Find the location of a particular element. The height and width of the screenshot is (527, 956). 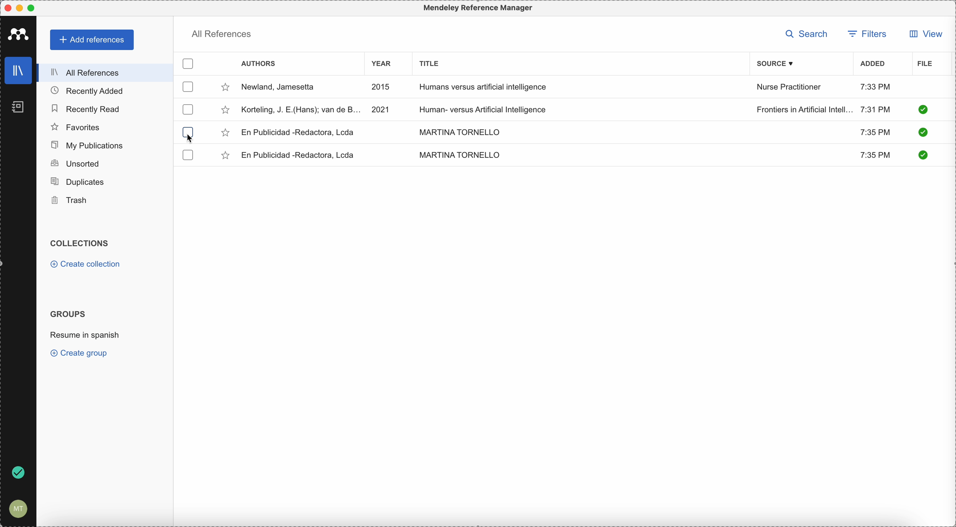

Mendeley icon is located at coordinates (19, 33).